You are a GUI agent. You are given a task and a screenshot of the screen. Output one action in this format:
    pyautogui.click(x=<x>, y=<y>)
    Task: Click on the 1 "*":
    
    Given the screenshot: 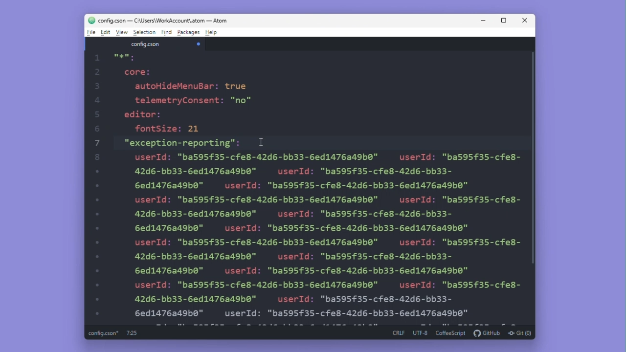 What is the action you would take?
    pyautogui.click(x=119, y=58)
    